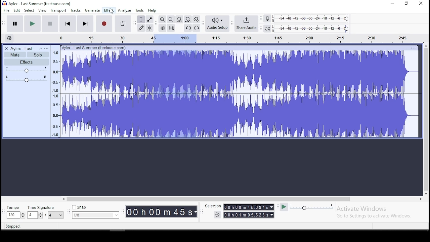  What do you see at coordinates (123, 24) in the screenshot?
I see `enable looping` at bounding box center [123, 24].